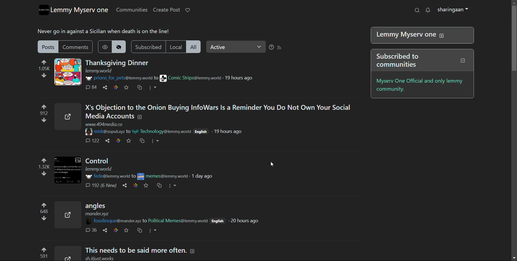 Image resolution: width=517 pixels, height=261 pixels. I want to click on search, so click(416, 10).